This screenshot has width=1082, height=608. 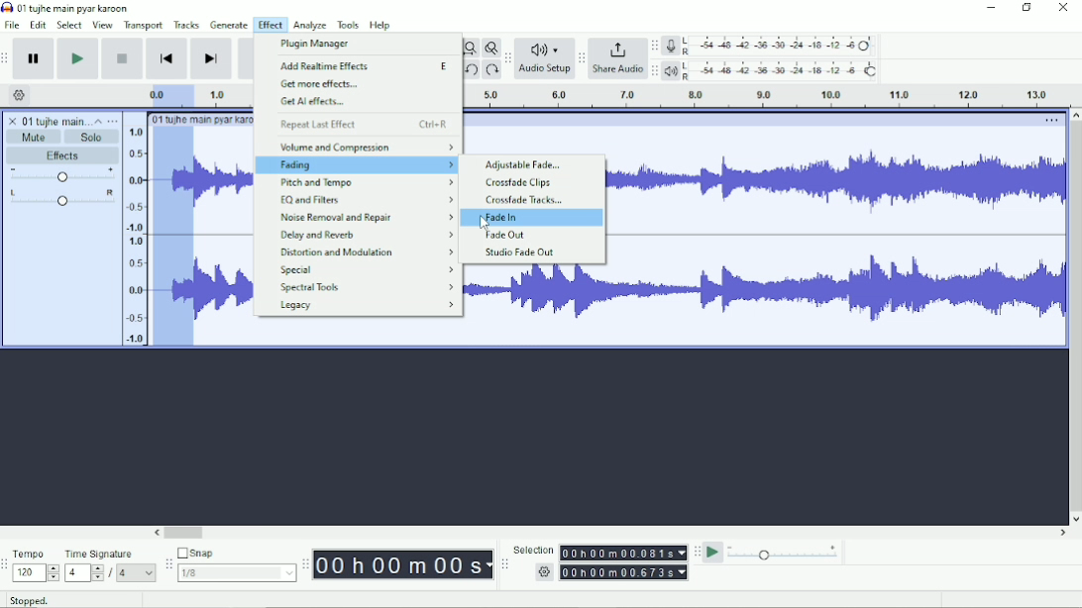 I want to click on Fading, so click(x=358, y=166).